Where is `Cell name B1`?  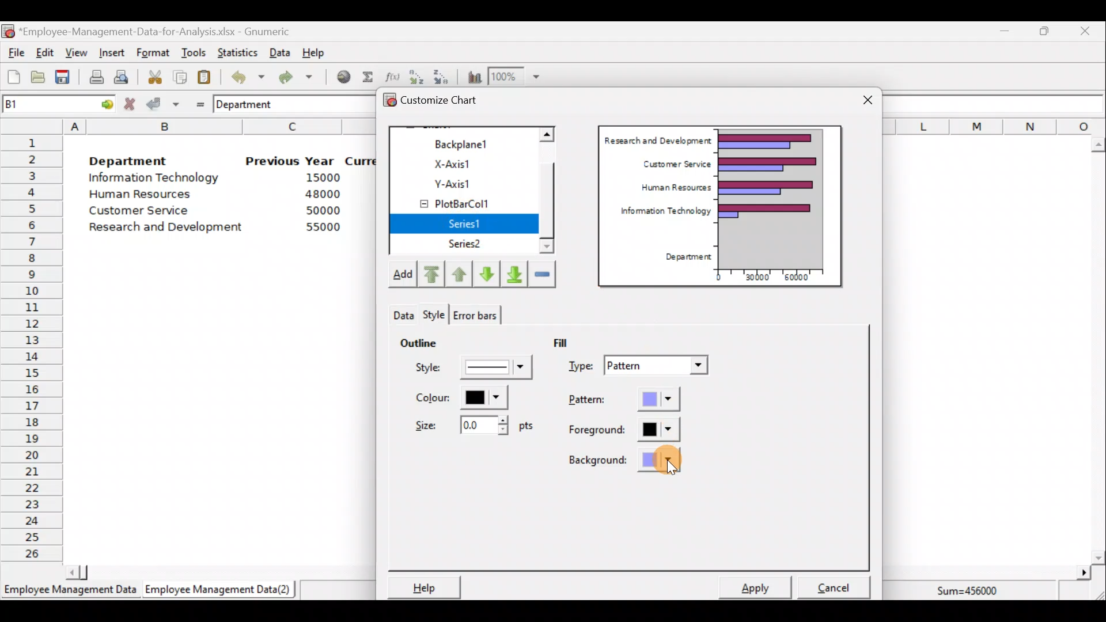
Cell name B1 is located at coordinates (38, 104).